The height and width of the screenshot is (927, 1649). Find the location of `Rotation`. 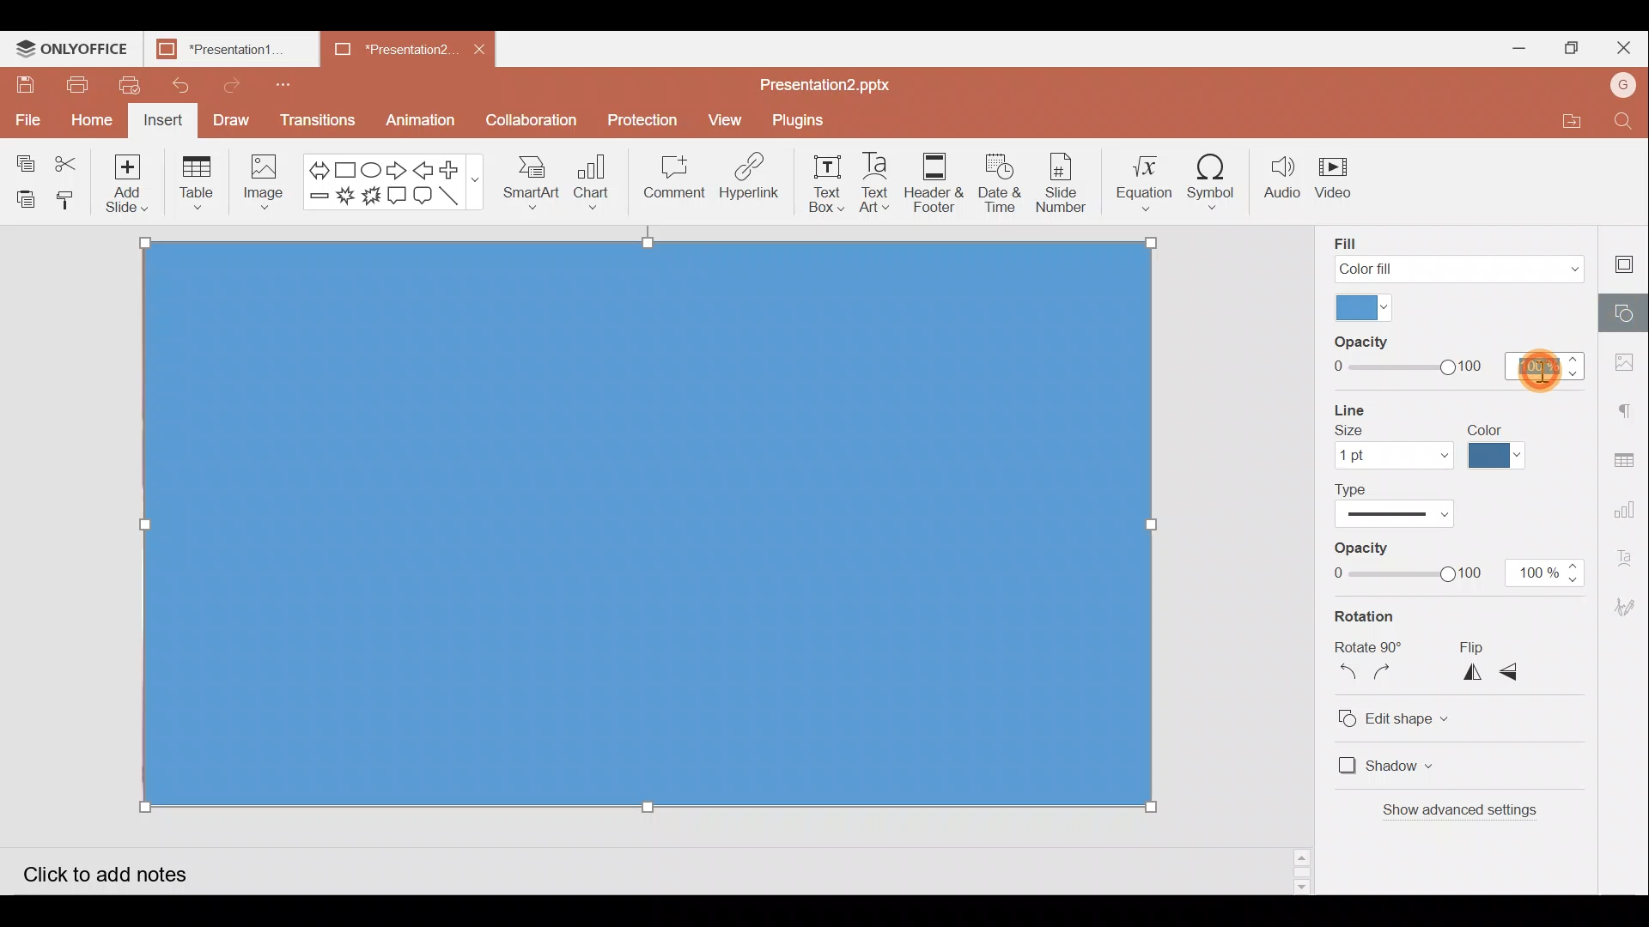

Rotation is located at coordinates (1376, 618).